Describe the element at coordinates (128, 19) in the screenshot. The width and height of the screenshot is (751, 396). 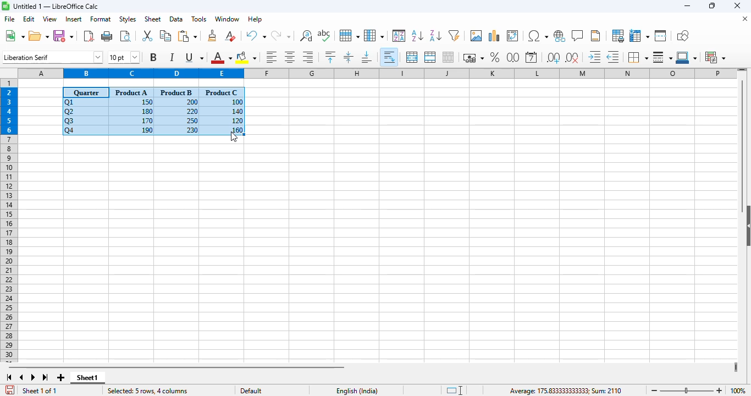
I see `styles` at that location.